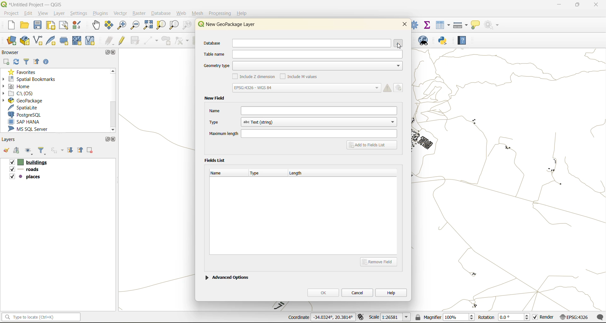 The width and height of the screenshot is (606, 323). I want to click on spatial bookmarks, so click(33, 79).